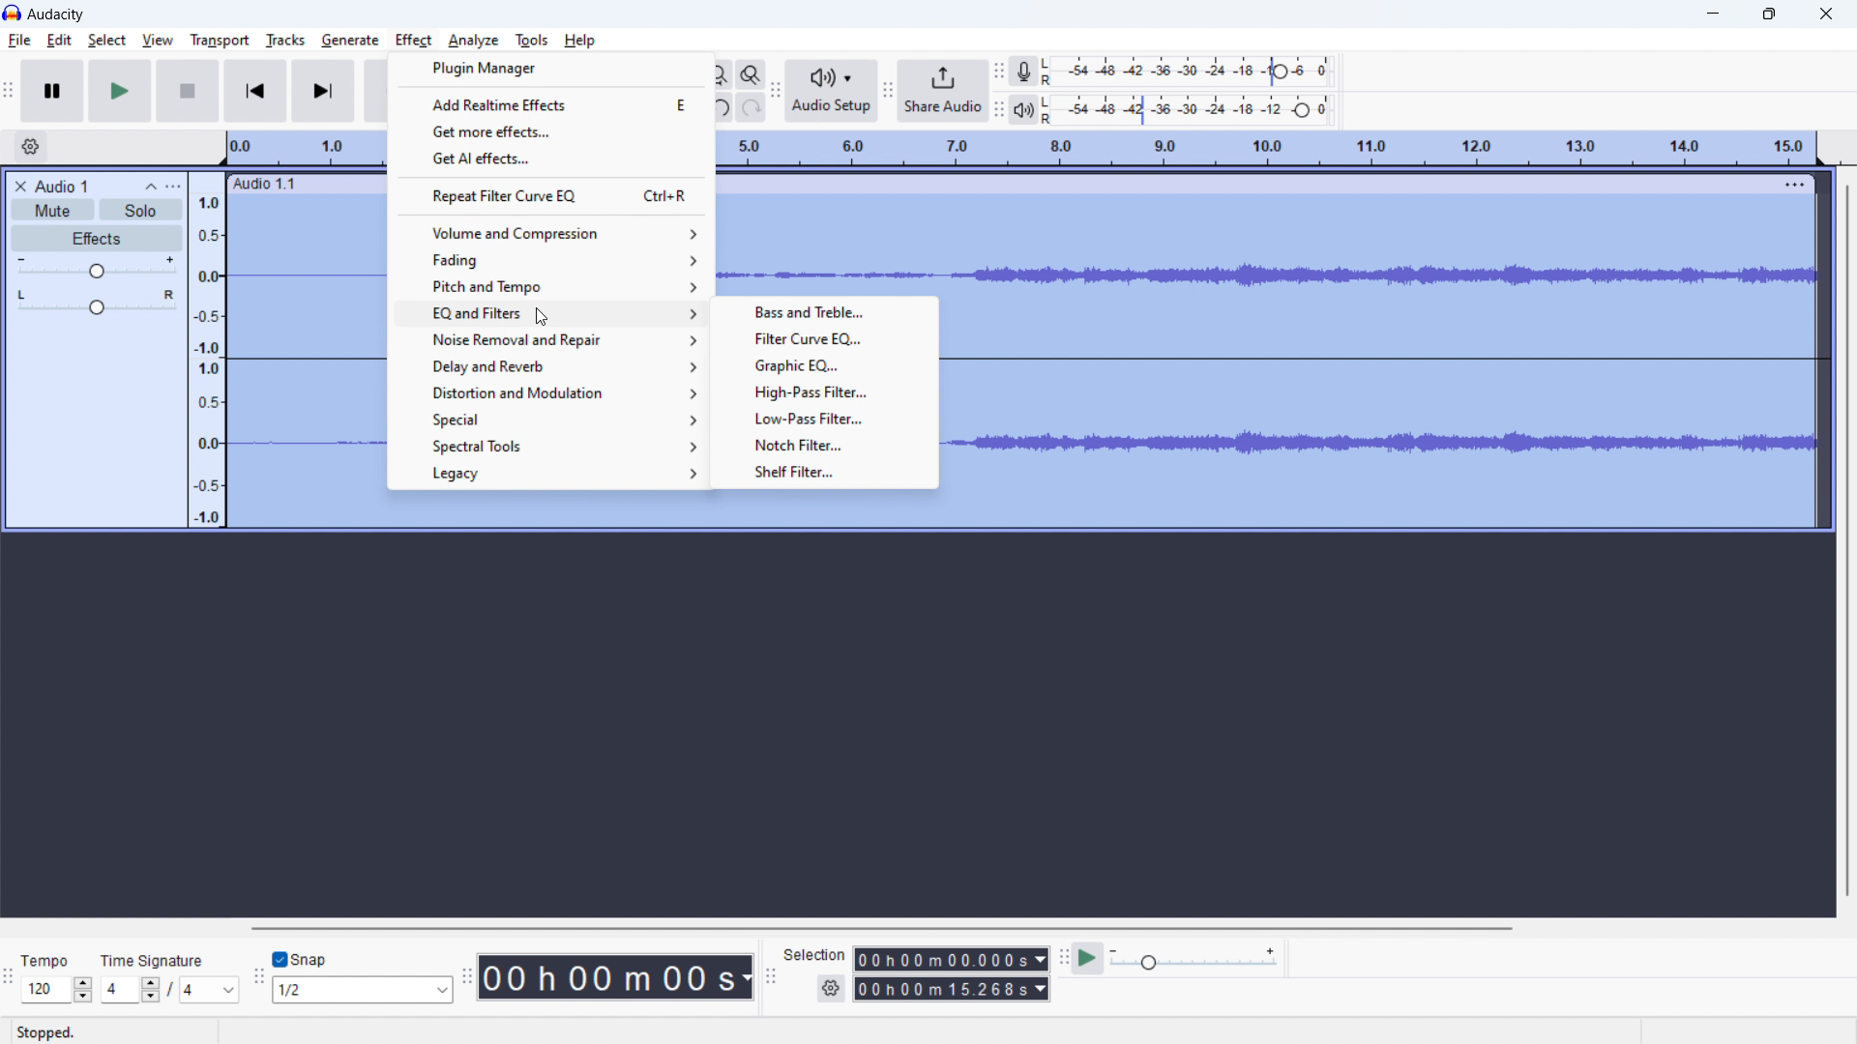  What do you see at coordinates (208, 349) in the screenshot?
I see `amplitude` at bounding box center [208, 349].